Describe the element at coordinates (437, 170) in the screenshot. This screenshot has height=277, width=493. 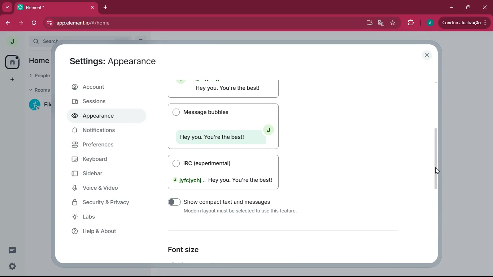
I see `Cursor` at that location.